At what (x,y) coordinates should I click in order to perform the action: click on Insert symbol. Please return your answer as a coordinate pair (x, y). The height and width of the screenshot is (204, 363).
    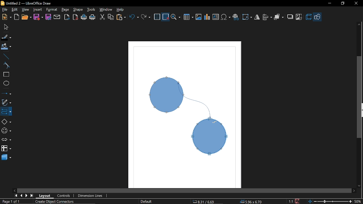
    Looking at the image, I should click on (226, 17).